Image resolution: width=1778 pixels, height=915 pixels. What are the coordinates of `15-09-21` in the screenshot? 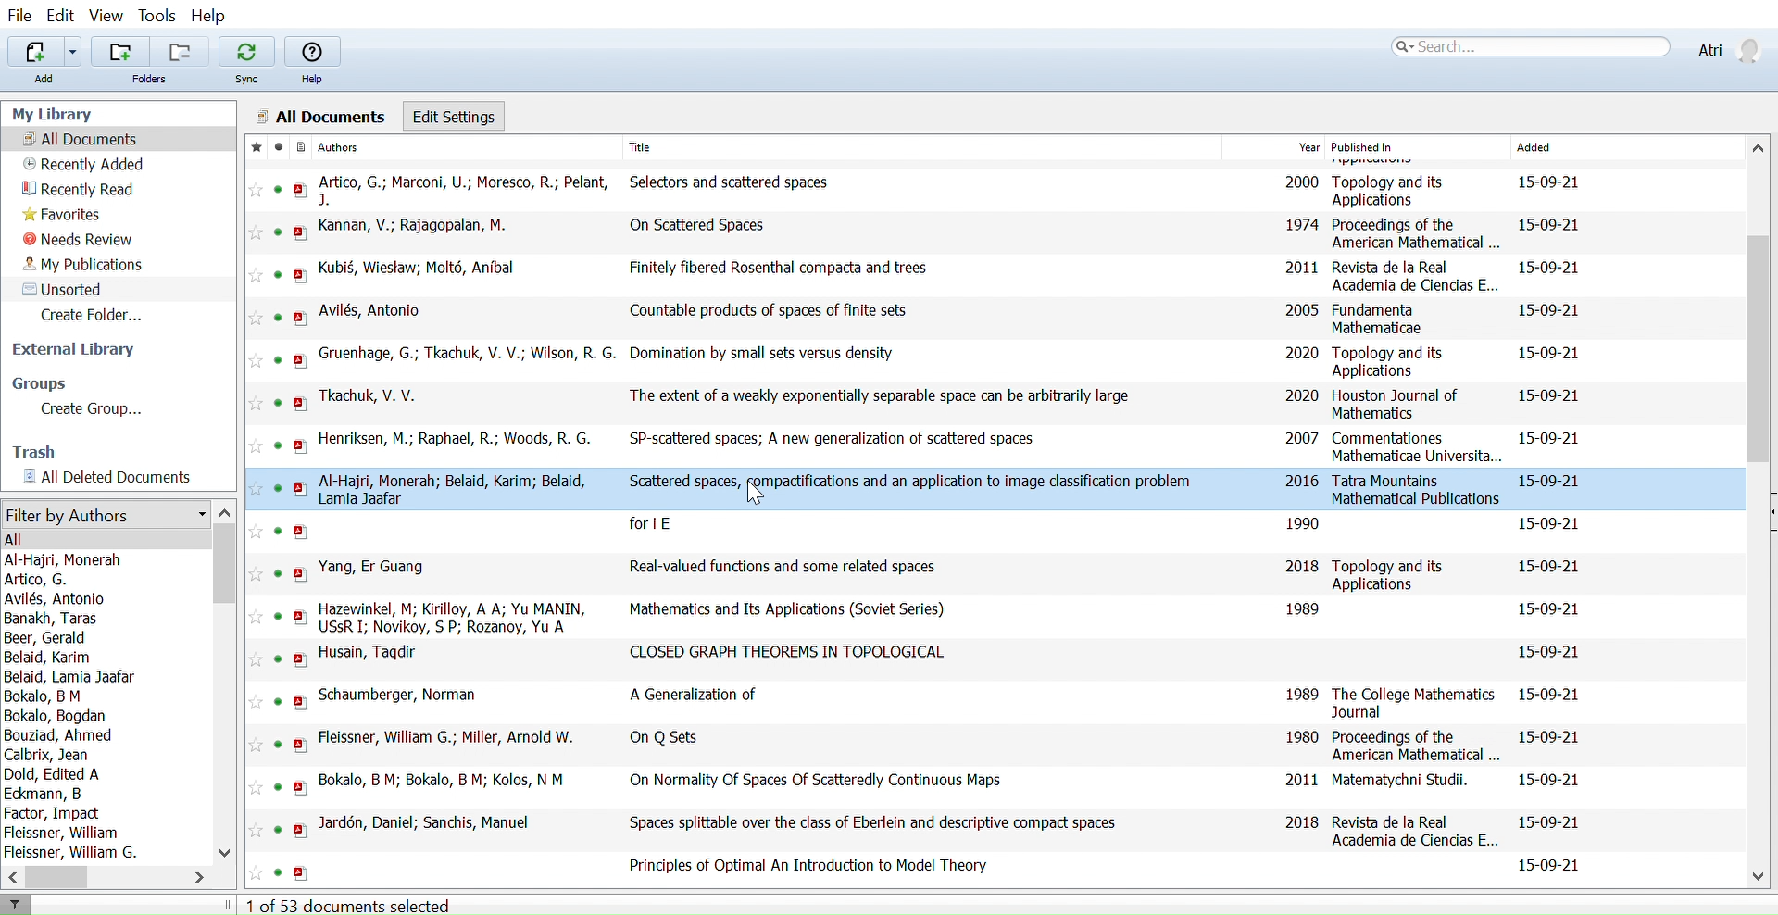 It's located at (1554, 226).